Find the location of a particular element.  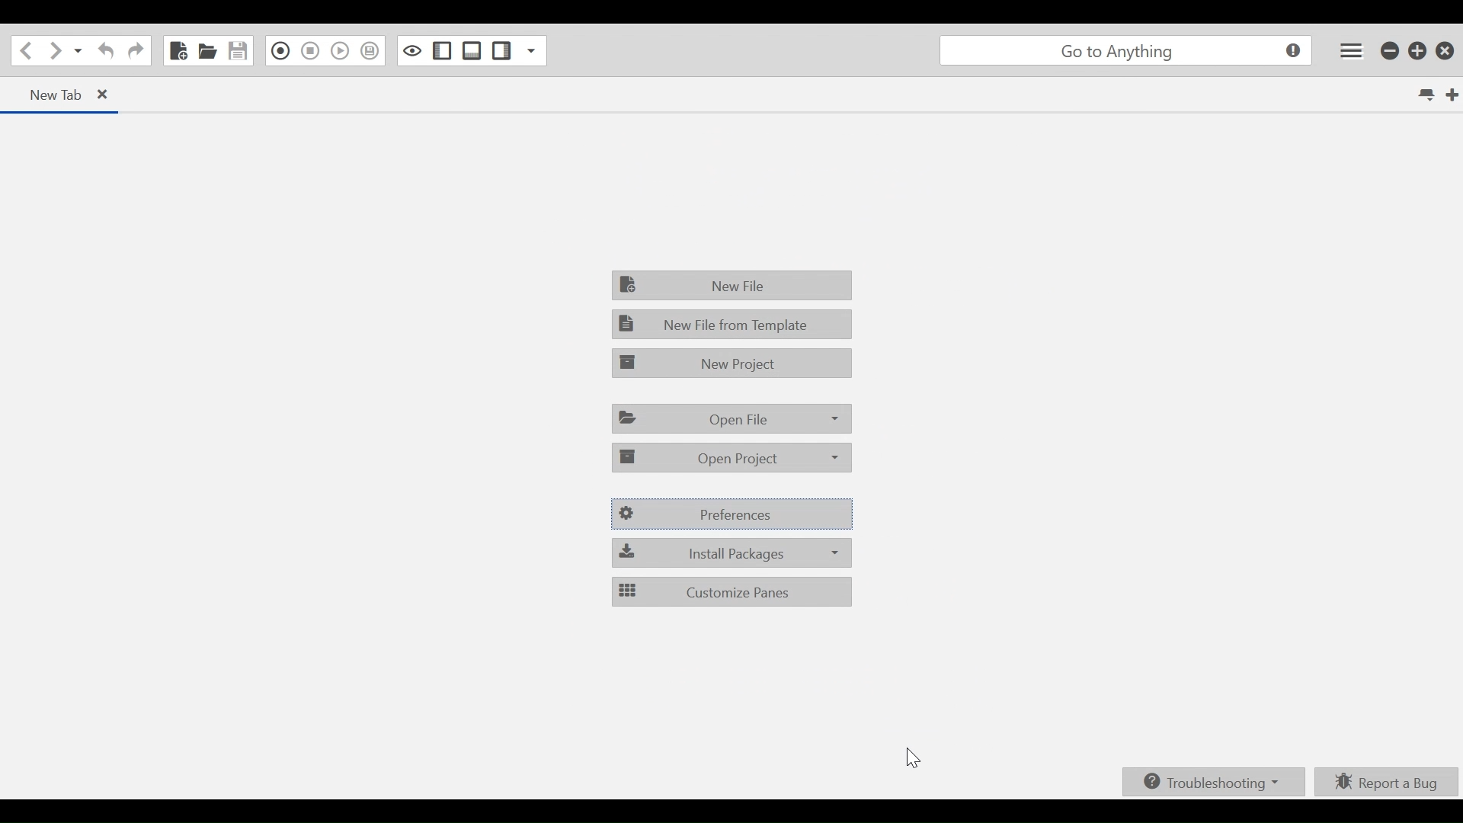

New File  is located at coordinates (177, 50).